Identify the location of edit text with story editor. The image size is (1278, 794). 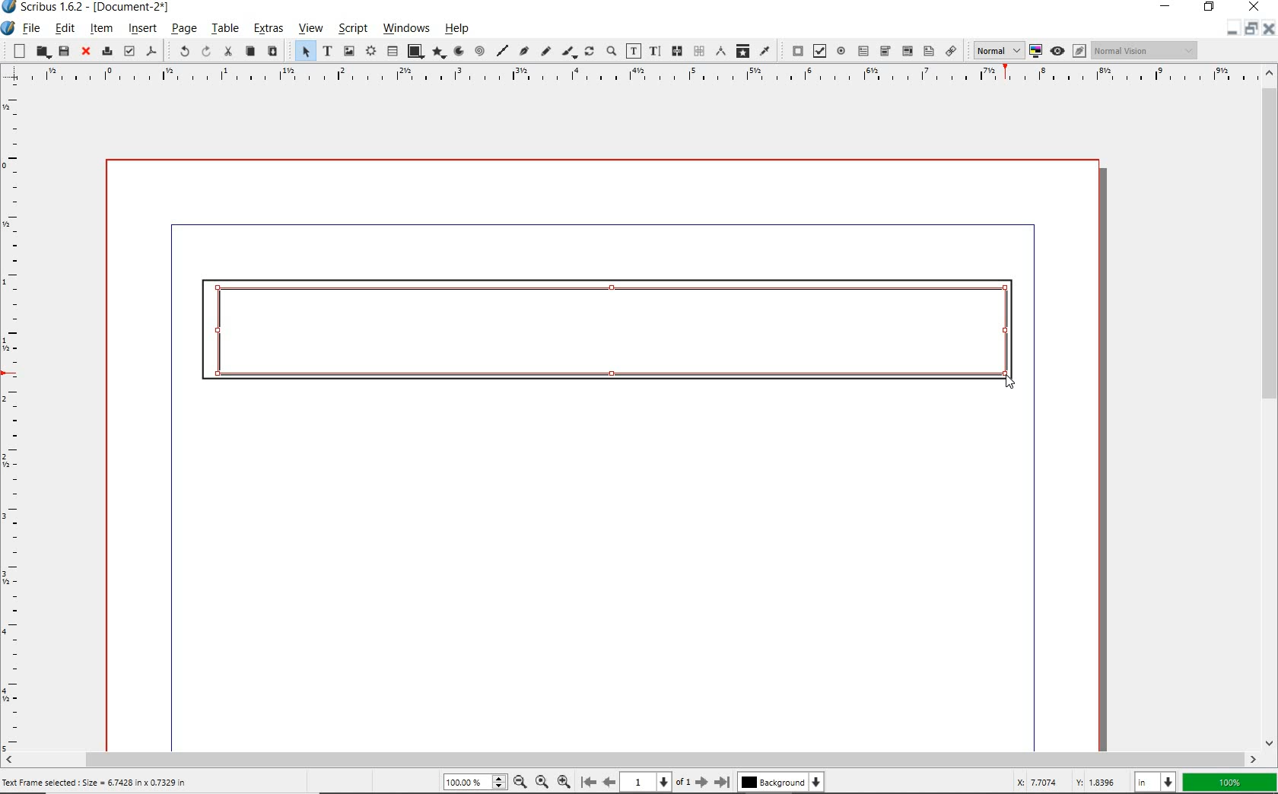
(655, 52).